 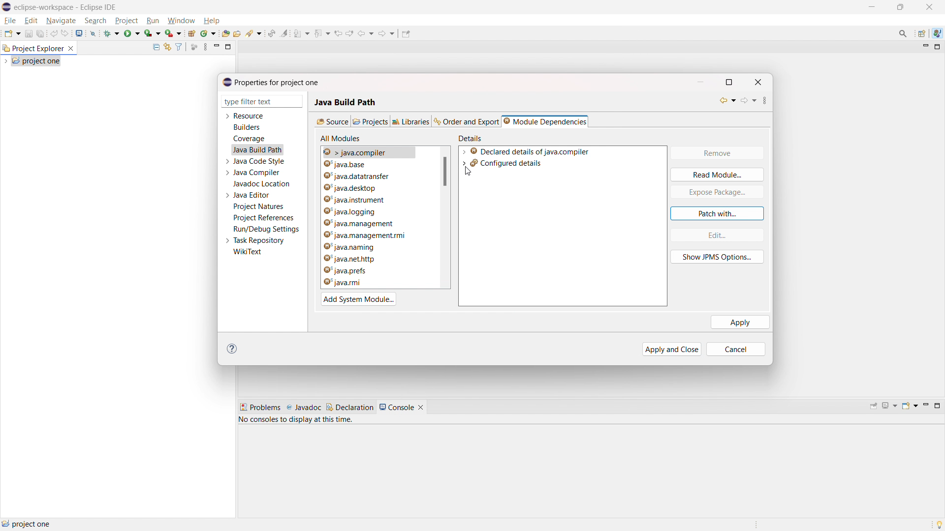 What do you see at coordinates (304, 408) in the screenshot?
I see `javadoc` at bounding box center [304, 408].